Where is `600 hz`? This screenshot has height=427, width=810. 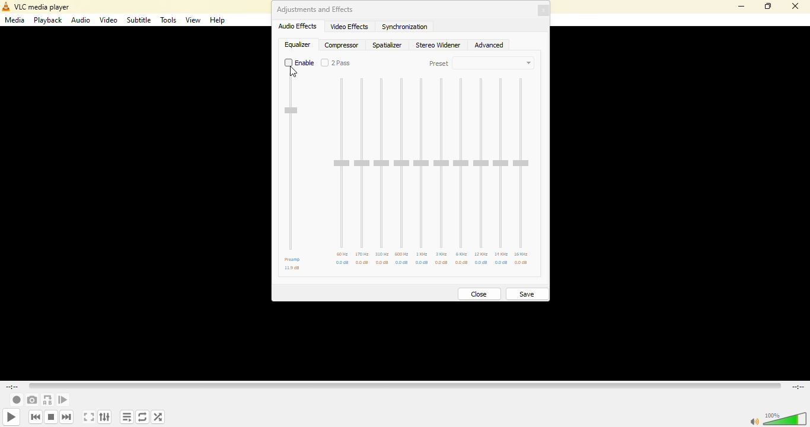 600 hz is located at coordinates (401, 254).